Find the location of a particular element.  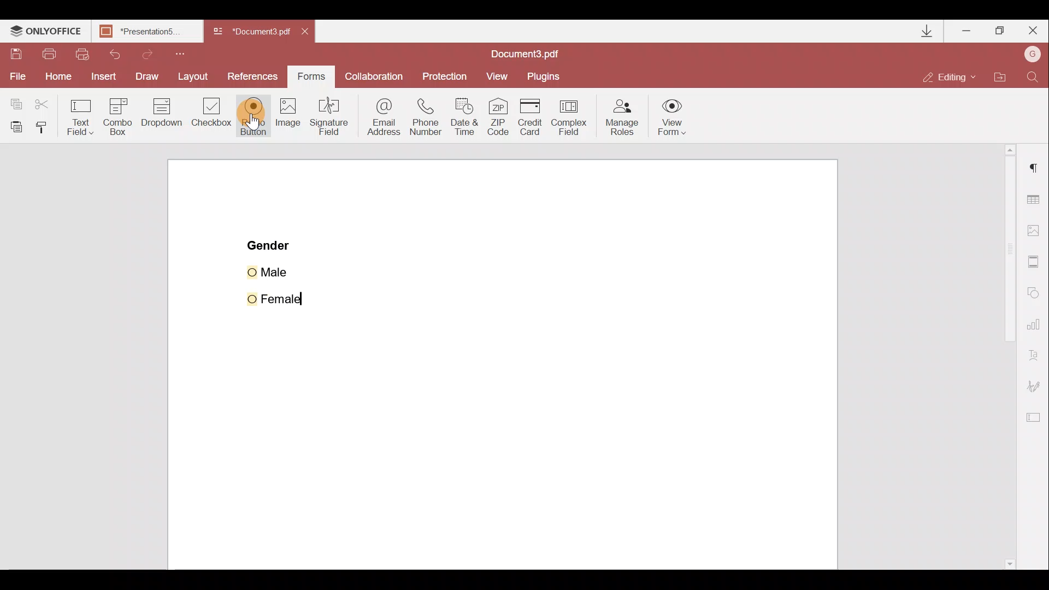

Document name is located at coordinates (145, 31).